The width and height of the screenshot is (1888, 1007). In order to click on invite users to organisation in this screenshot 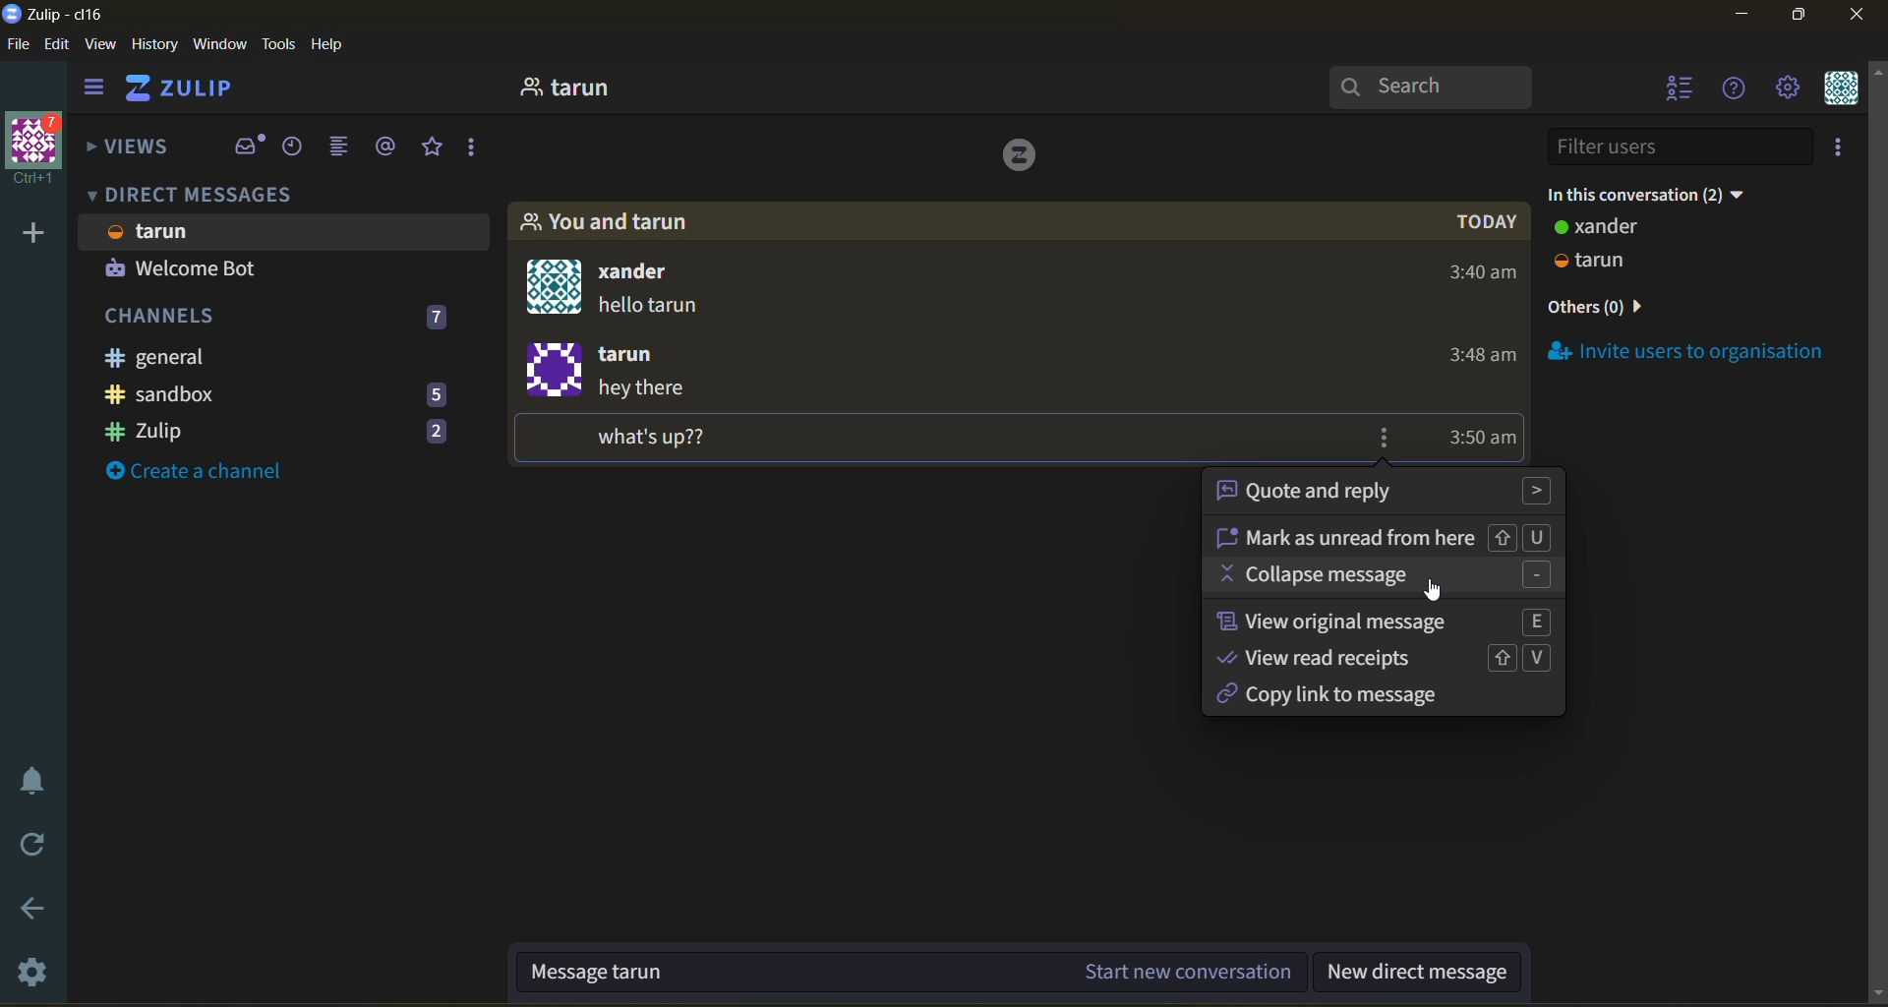, I will do `click(1688, 351)`.